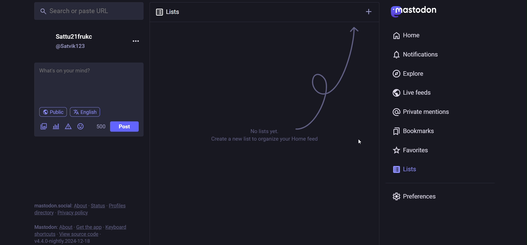 The image size is (527, 245). What do you see at coordinates (85, 111) in the screenshot?
I see `english` at bounding box center [85, 111].